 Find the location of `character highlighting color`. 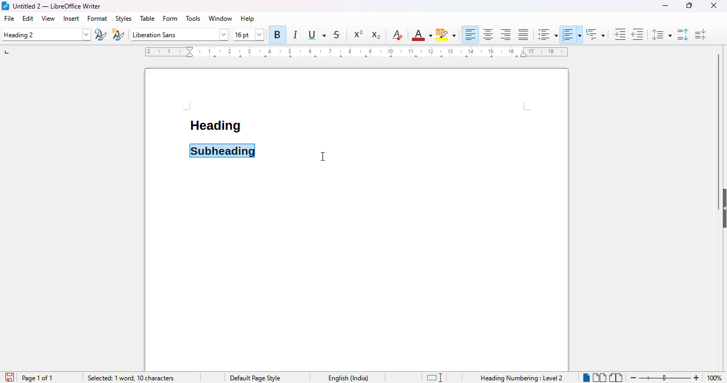

character highlighting color is located at coordinates (445, 35).